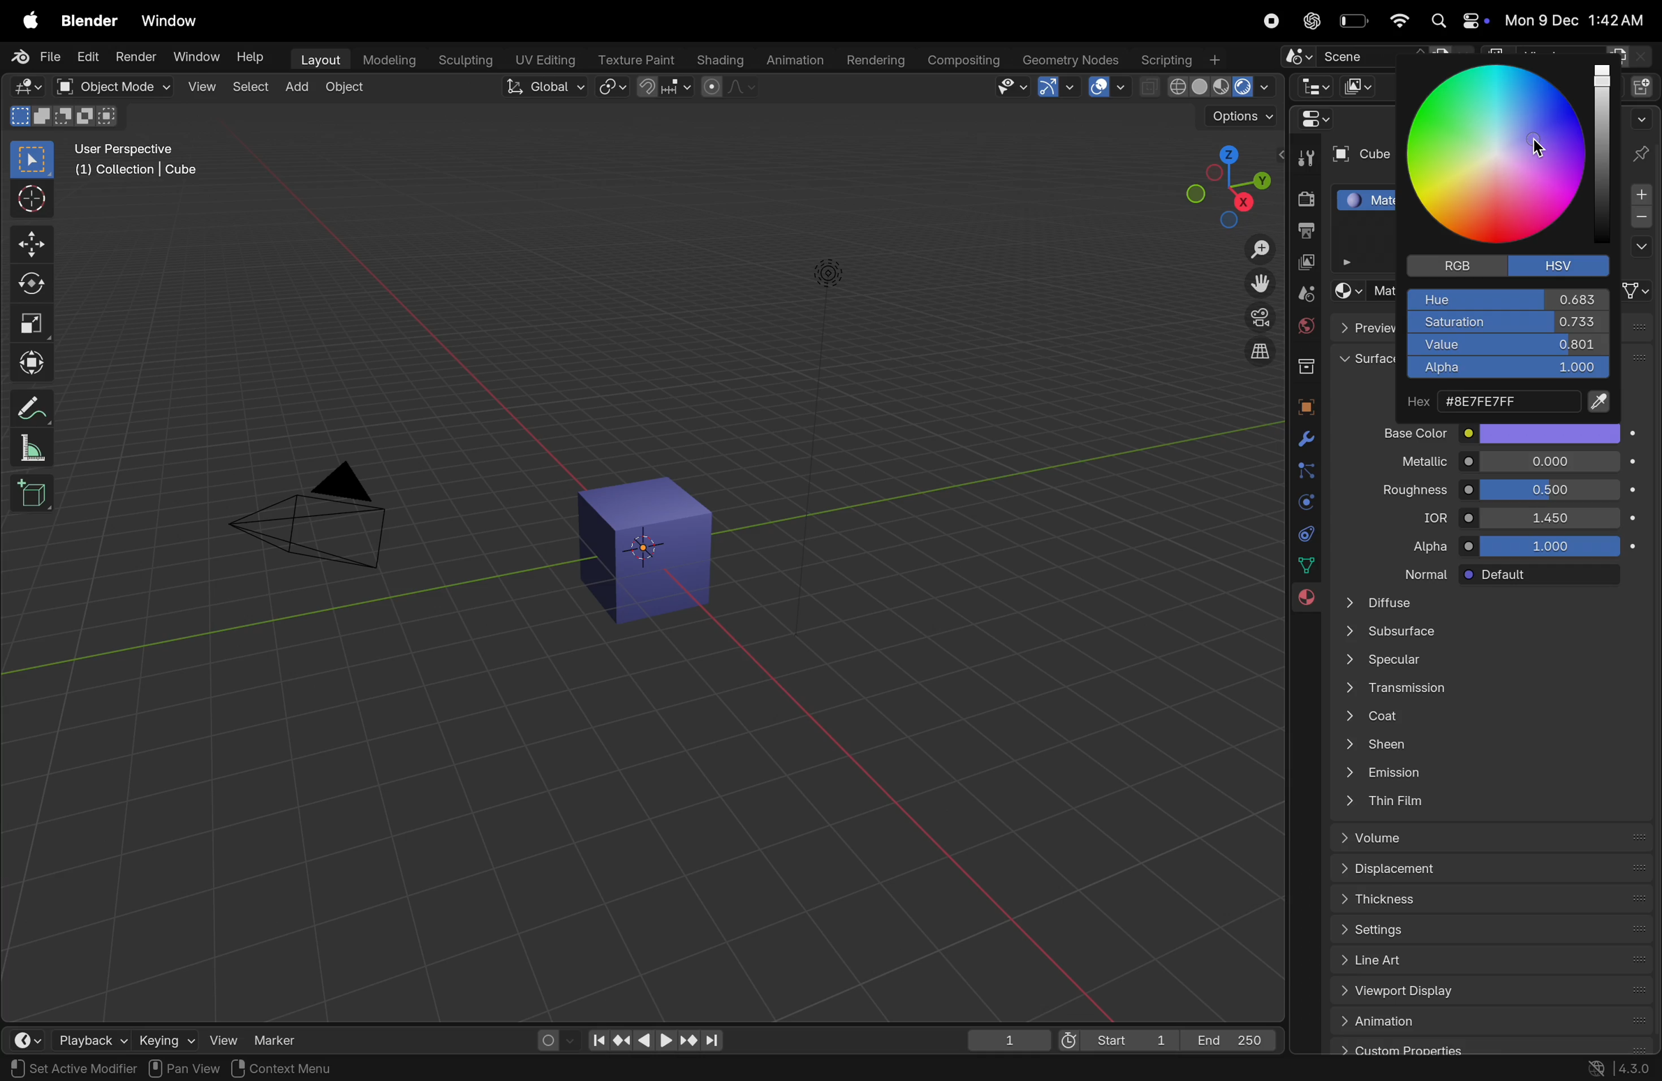  I want to click on Transition, so click(1482, 691).